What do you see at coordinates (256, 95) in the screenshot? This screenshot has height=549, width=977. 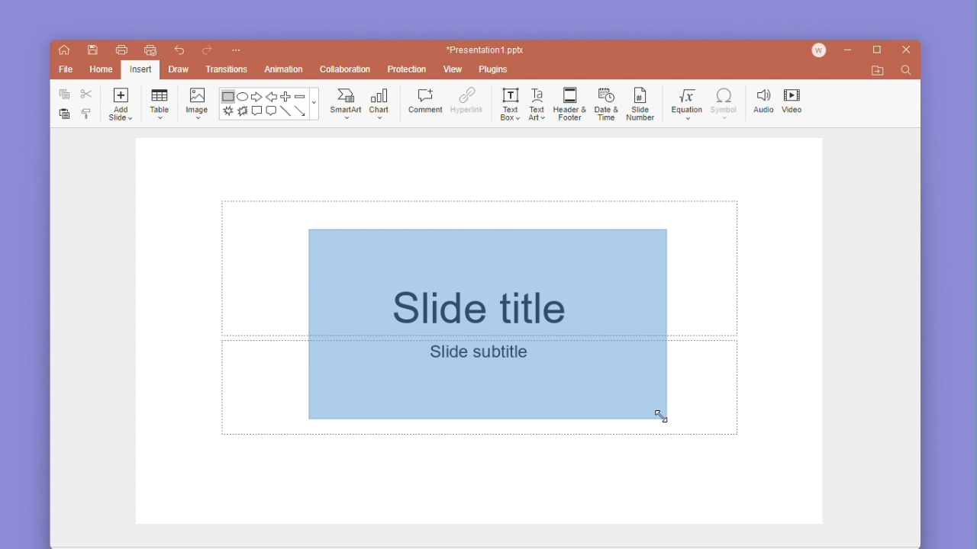 I see `forward arrow` at bounding box center [256, 95].